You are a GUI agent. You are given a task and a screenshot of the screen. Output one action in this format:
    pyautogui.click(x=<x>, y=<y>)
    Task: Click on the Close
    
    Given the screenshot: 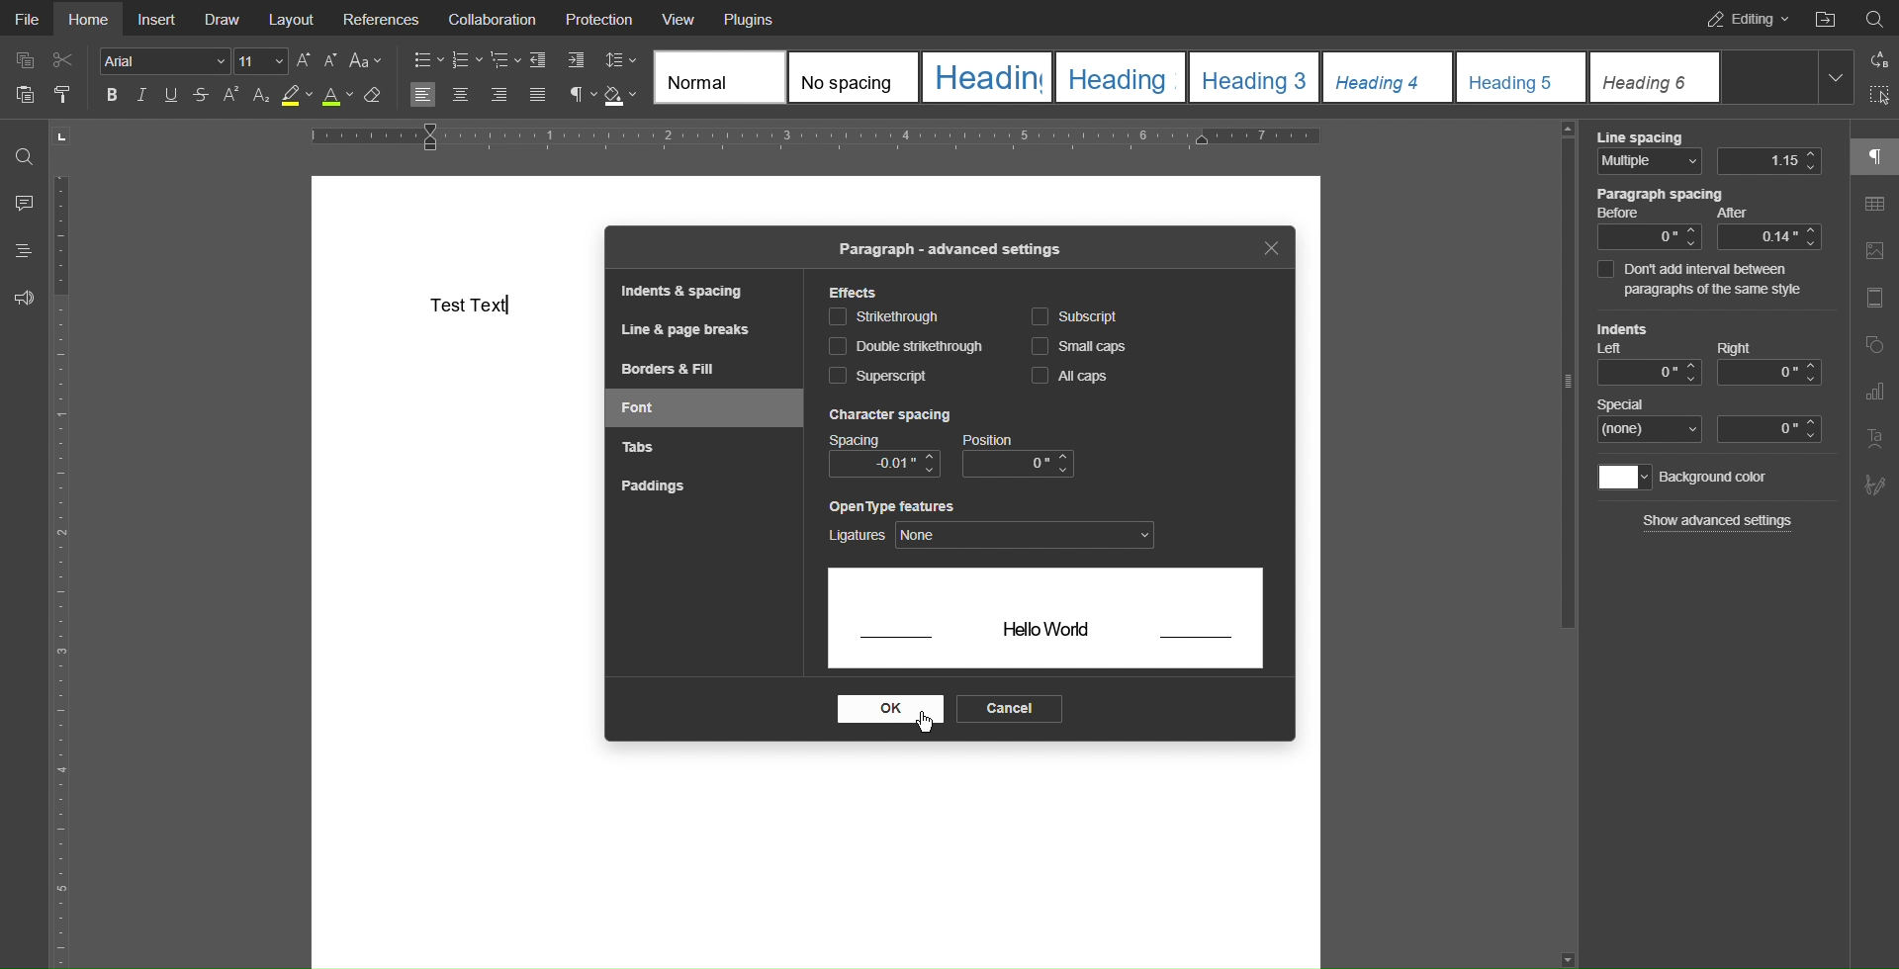 What is the action you would take?
    pyautogui.click(x=1270, y=247)
    